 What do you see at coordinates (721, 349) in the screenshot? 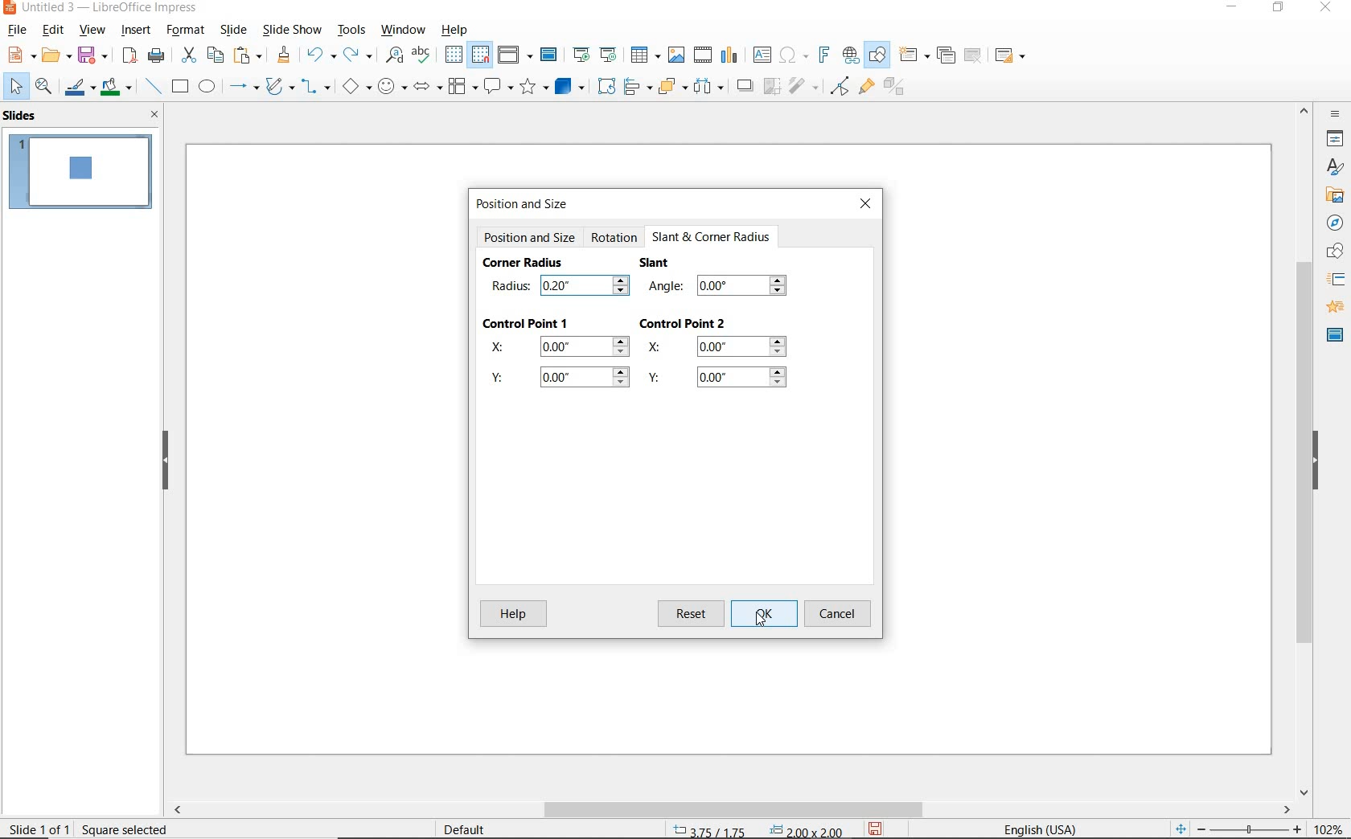
I see `X` at bounding box center [721, 349].